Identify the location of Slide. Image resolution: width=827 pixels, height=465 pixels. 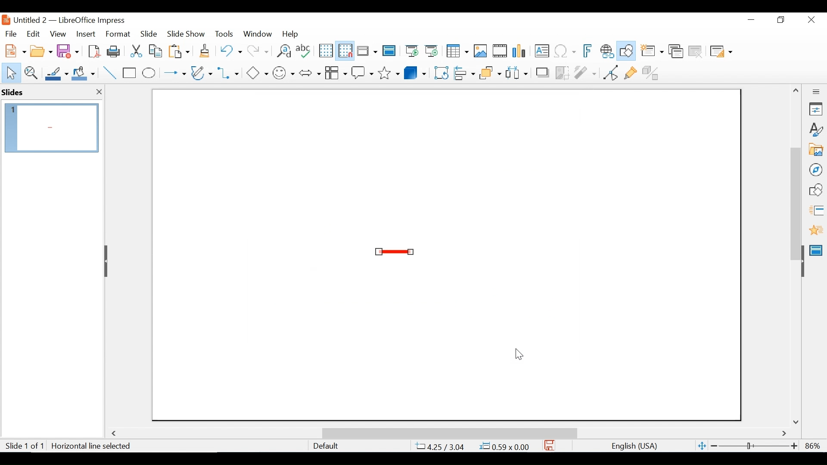
(149, 33).